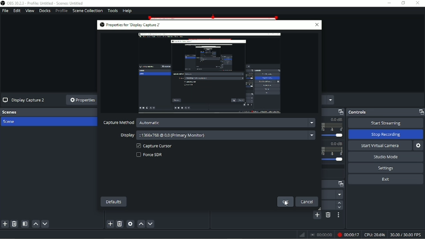 Image resolution: width=425 pixels, height=239 pixels. What do you see at coordinates (225, 123) in the screenshot?
I see `Automatic` at bounding box center [225, 123].